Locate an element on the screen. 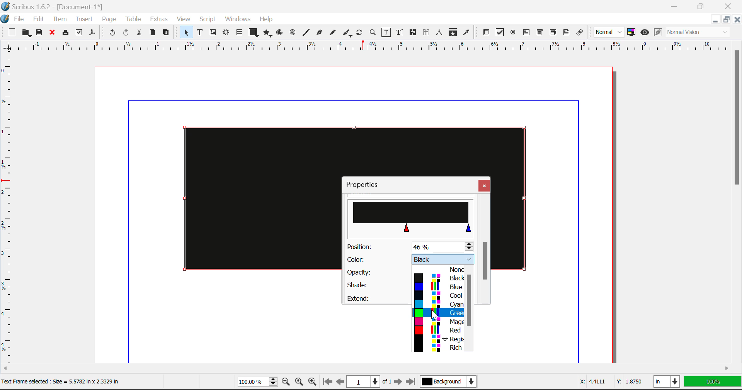 The height and width of the screenshot is (390, 742). Zoom is located at coordinates (373, 32).